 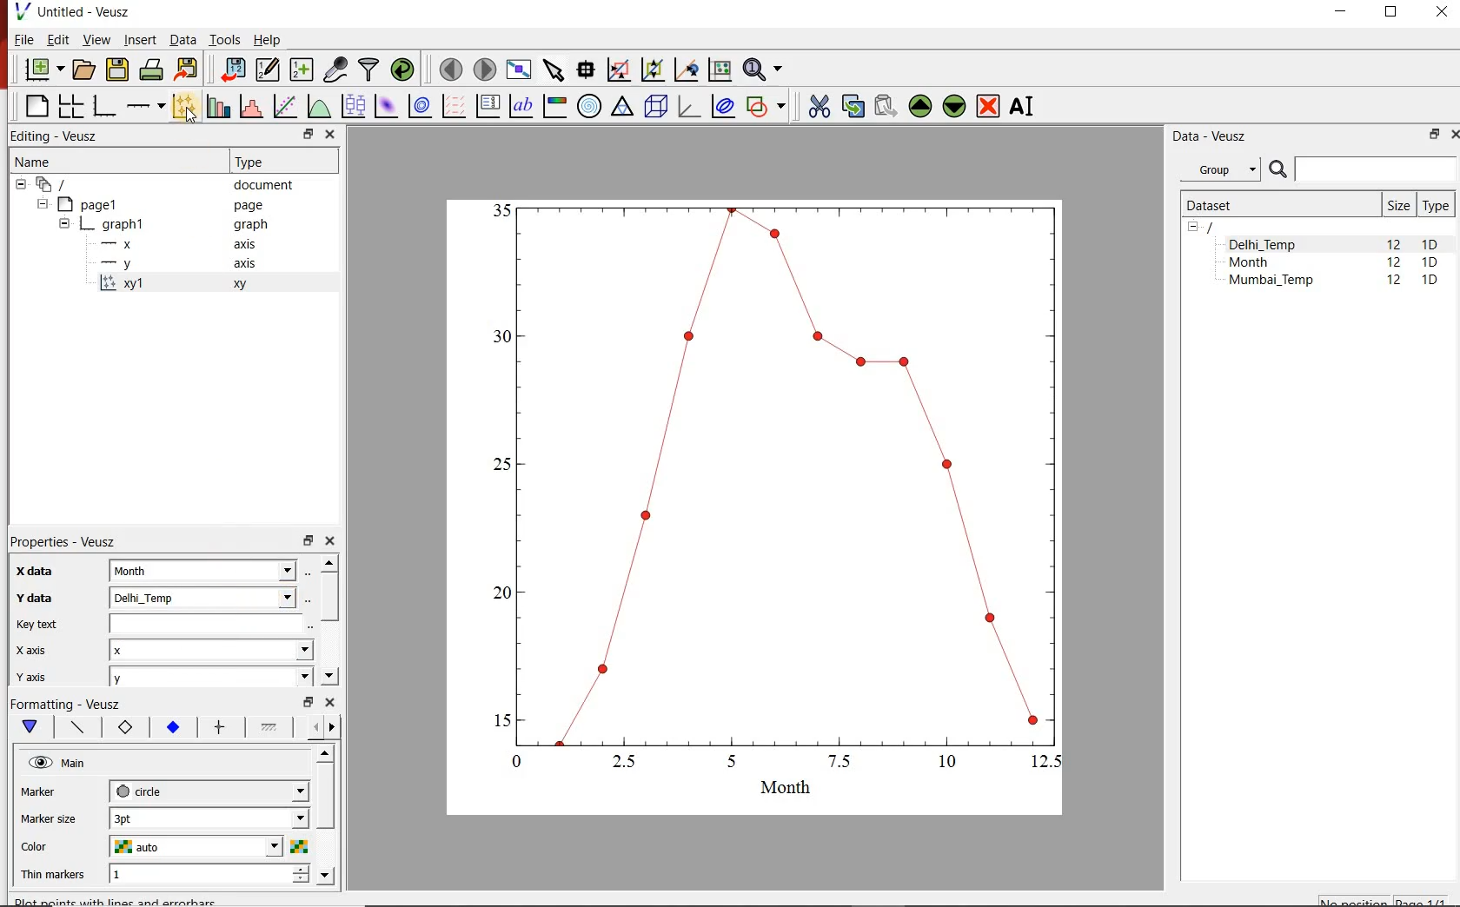 What do you see at coordinates (1394, 264) in the screenshot?
I see `12` at bounding box center [1394, 264].